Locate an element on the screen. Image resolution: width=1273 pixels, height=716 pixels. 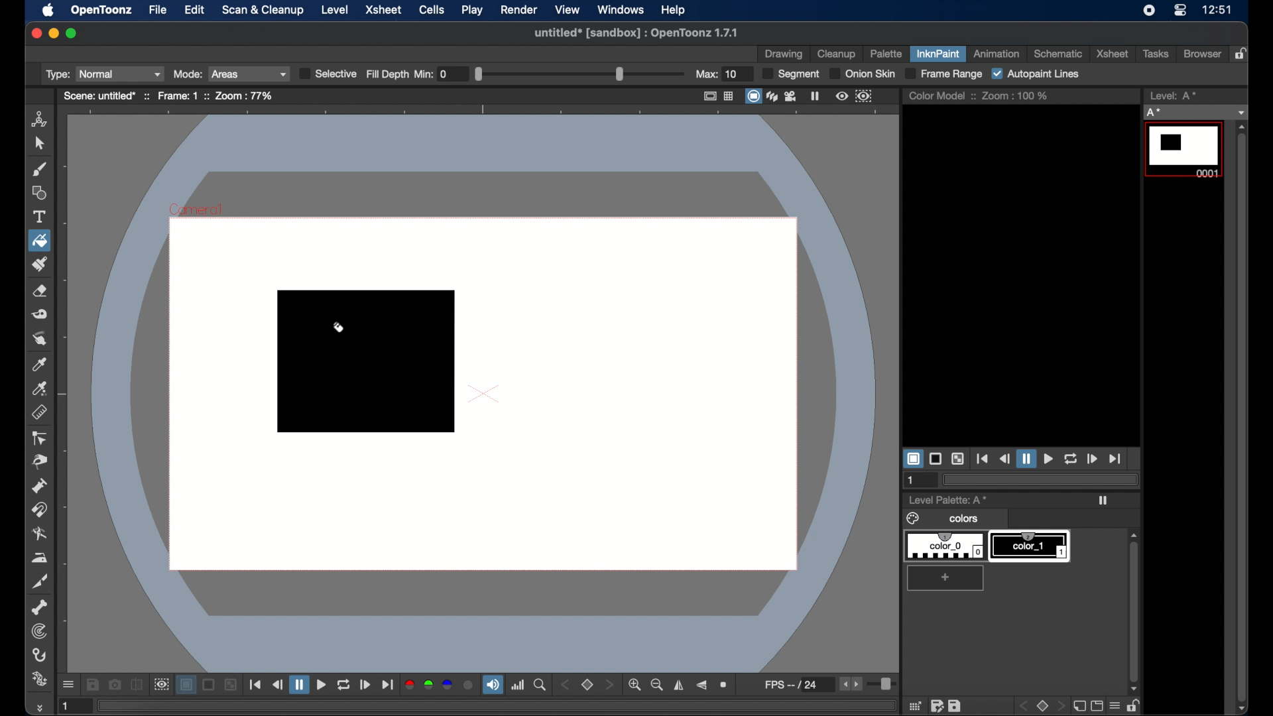
animation is located at coordinates (998, 53).